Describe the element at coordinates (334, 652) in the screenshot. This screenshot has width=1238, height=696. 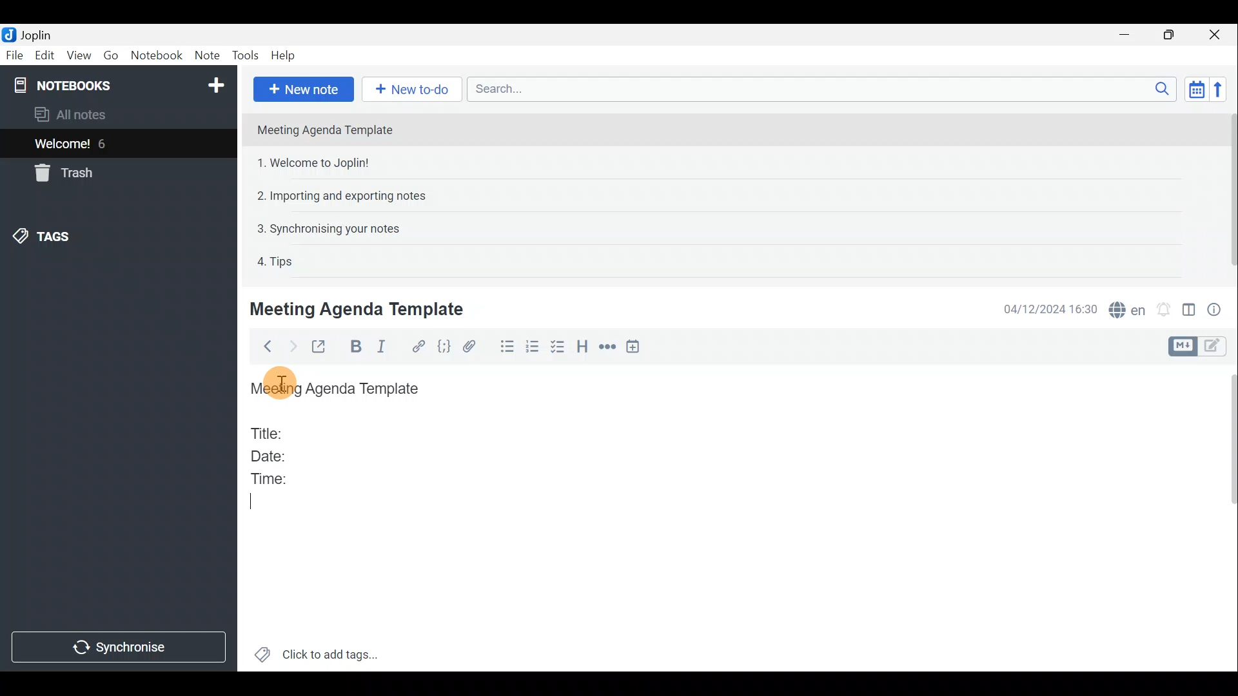
I see `Click to add tags` at that location.